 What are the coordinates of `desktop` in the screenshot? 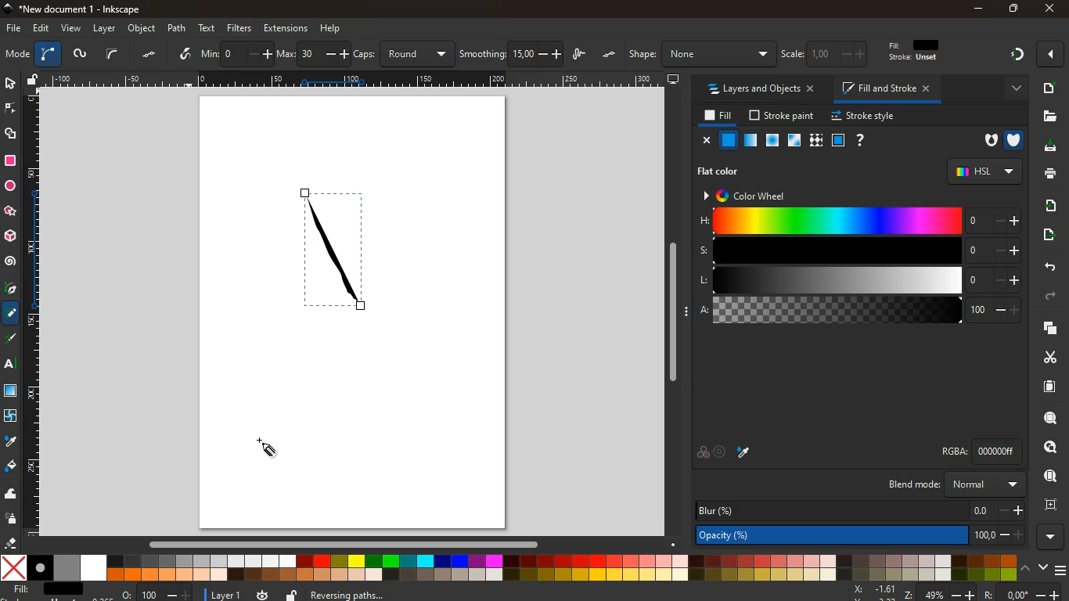 It's located at (674, 80).